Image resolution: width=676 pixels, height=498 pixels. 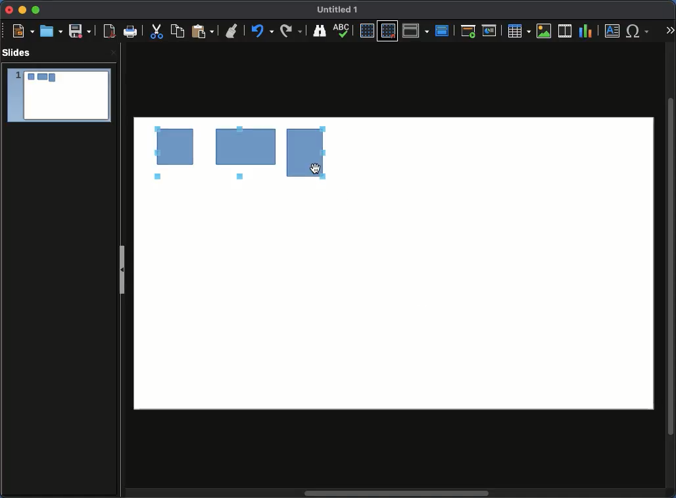 I want to click on Spelling, so click(x=319, y=31).